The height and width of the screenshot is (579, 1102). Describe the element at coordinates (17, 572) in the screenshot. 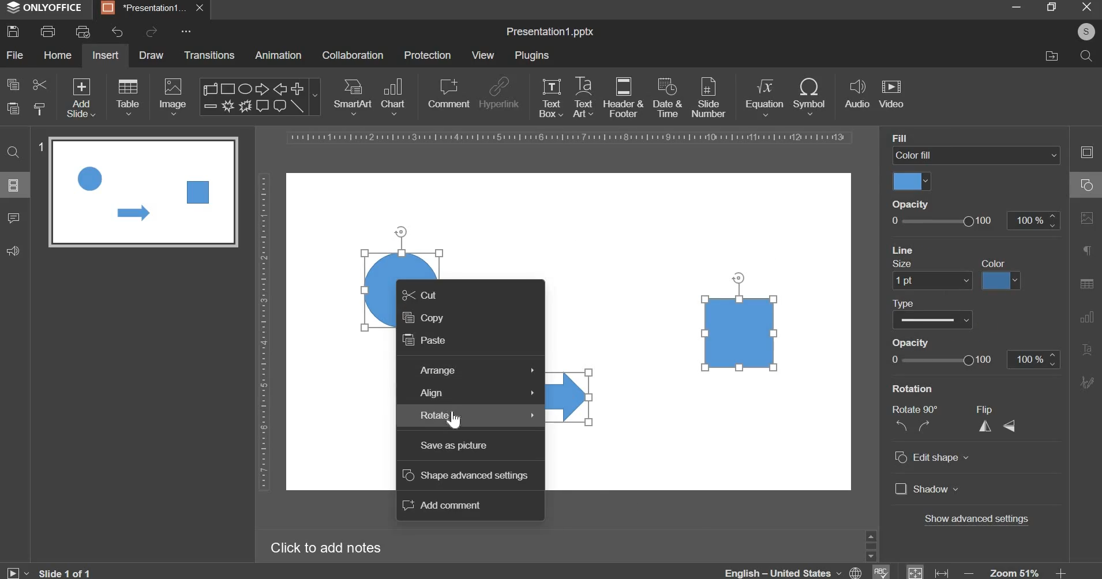

I see `slide show` at that location.